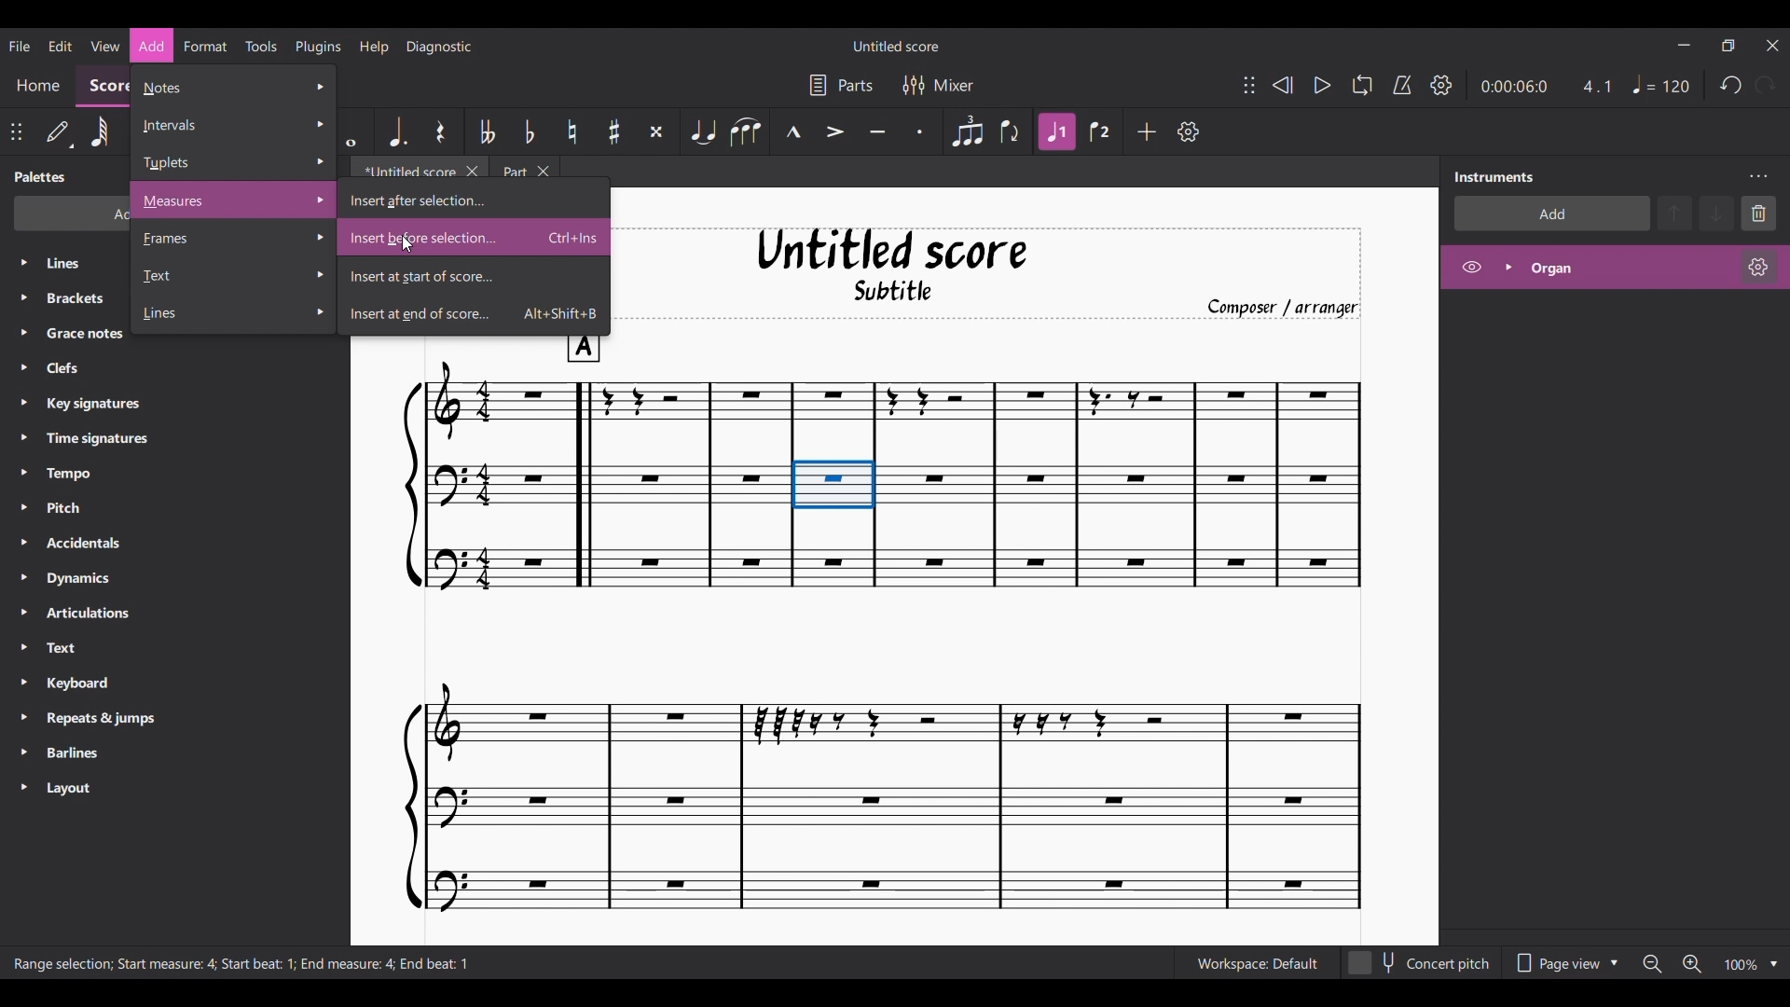 This screenshot has width=1790, height=1007. I want to click on Panel title, so click(39, 176).